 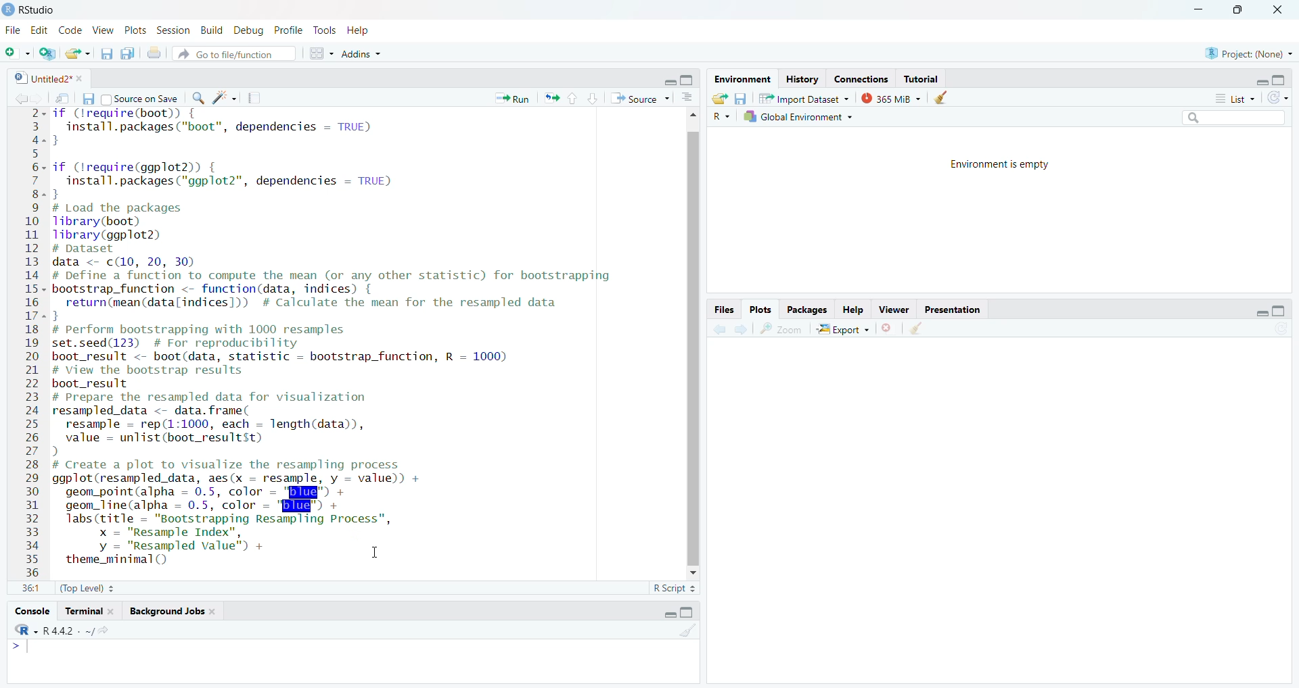 I want to click on Debug, so click(x=246, y=30).